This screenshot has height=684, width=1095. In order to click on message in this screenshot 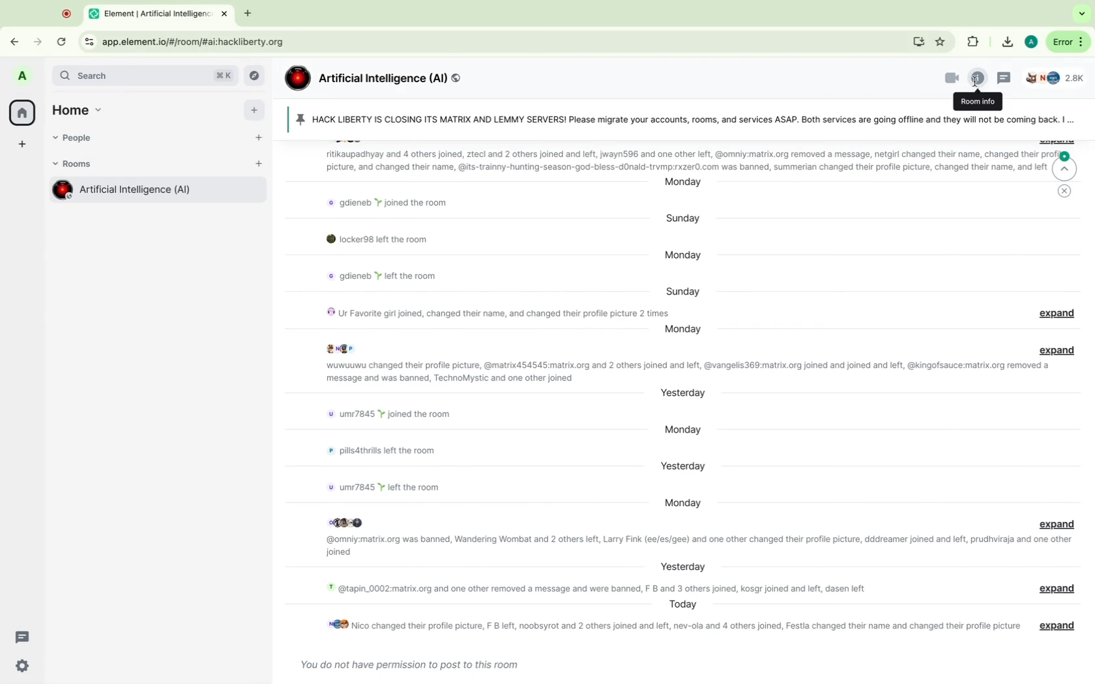, I will do `click(386, 275)`.